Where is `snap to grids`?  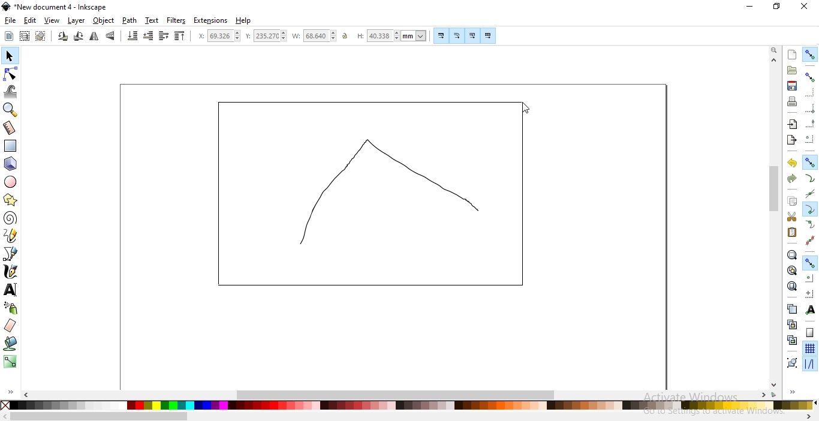
snap to grids is located at coordinates (809, 348).